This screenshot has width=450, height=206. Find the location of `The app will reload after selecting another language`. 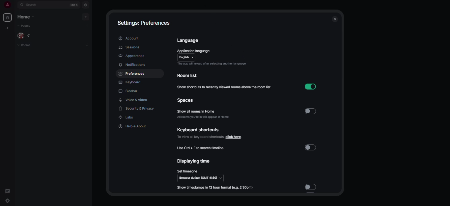

The app will reload after selecting another language is located at coordinates (211, 64).